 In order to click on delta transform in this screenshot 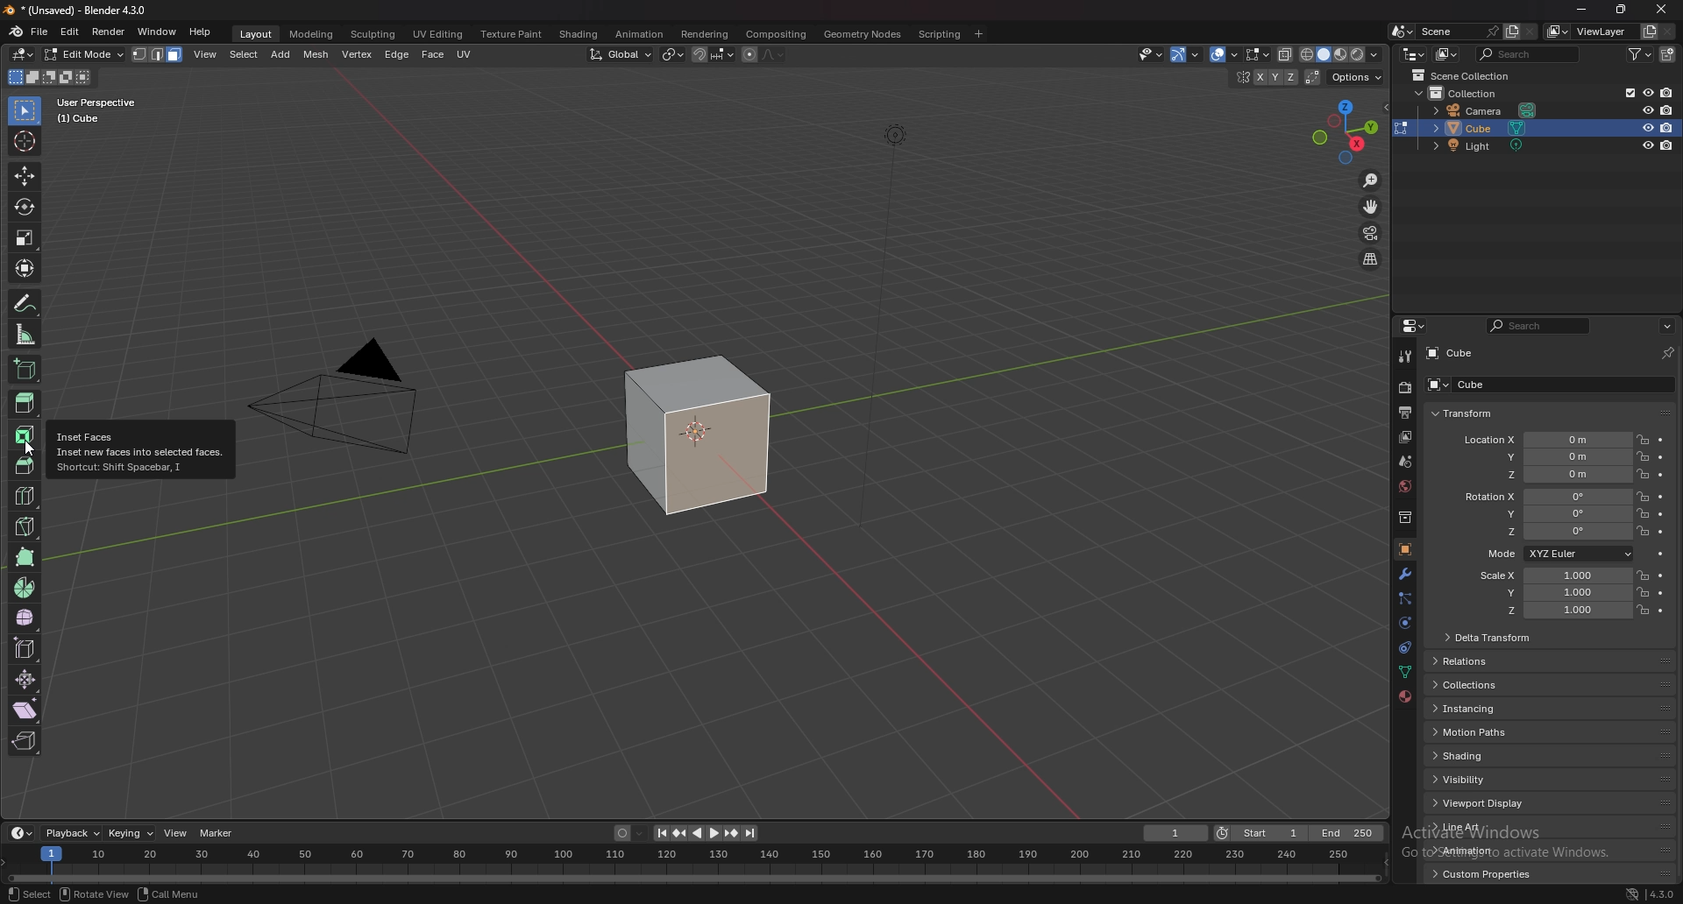, I will do `click(1490, 636)`.